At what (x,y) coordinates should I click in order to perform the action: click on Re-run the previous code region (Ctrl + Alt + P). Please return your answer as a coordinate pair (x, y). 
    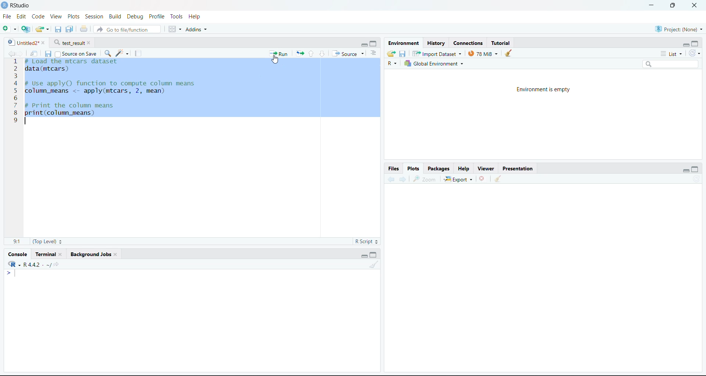
    Looking at the image, I should click on (299, 54).